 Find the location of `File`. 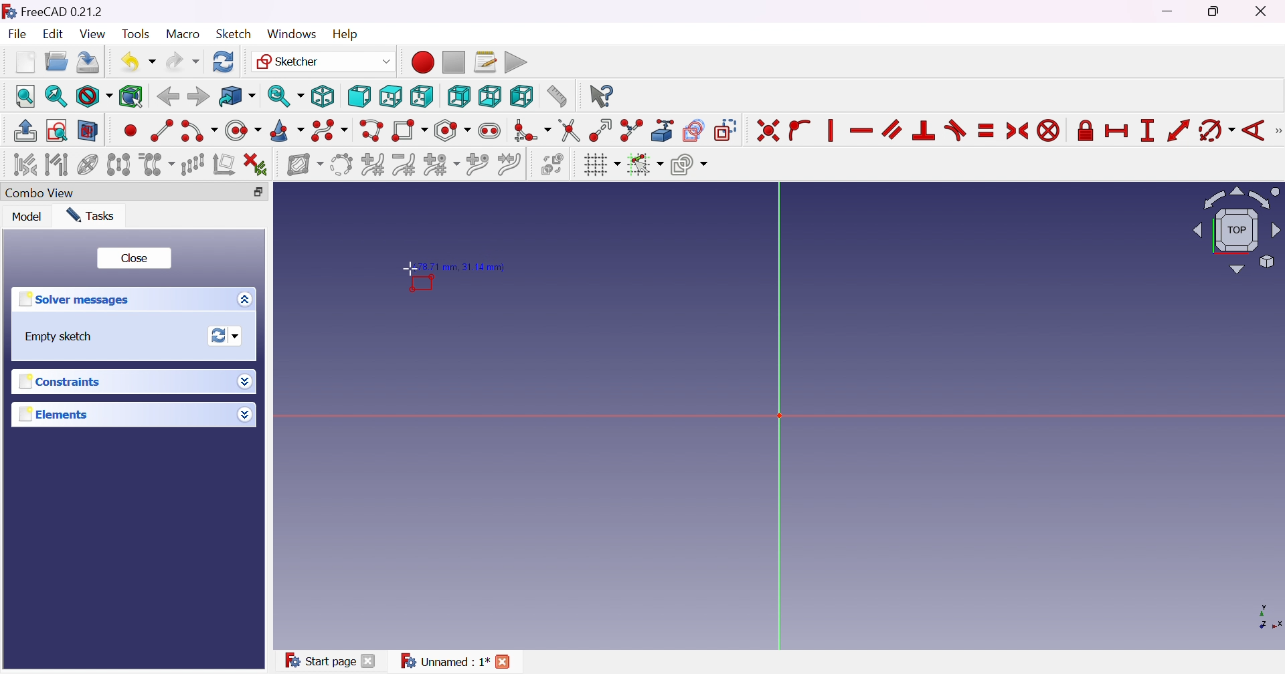

File is located at coordinates (17, 33).